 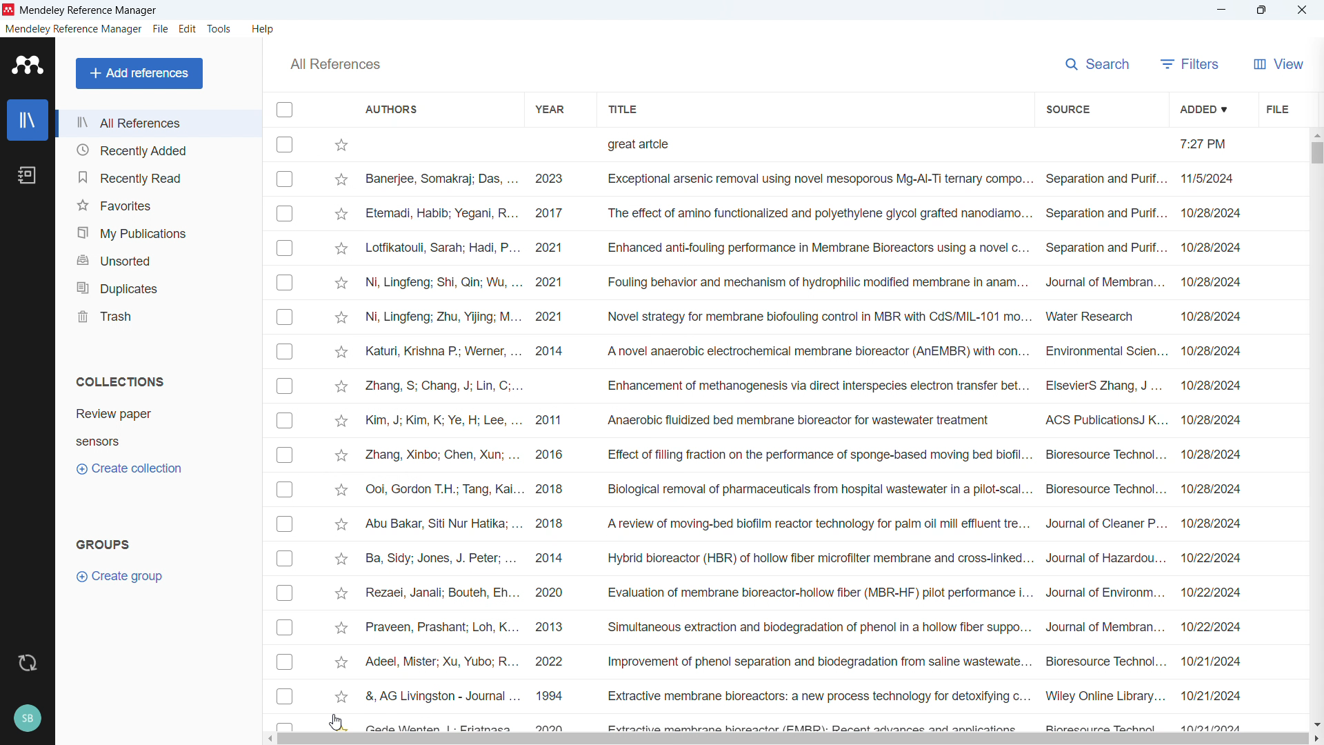 I want to click on Sort by source , so click(x=1067, y=110).